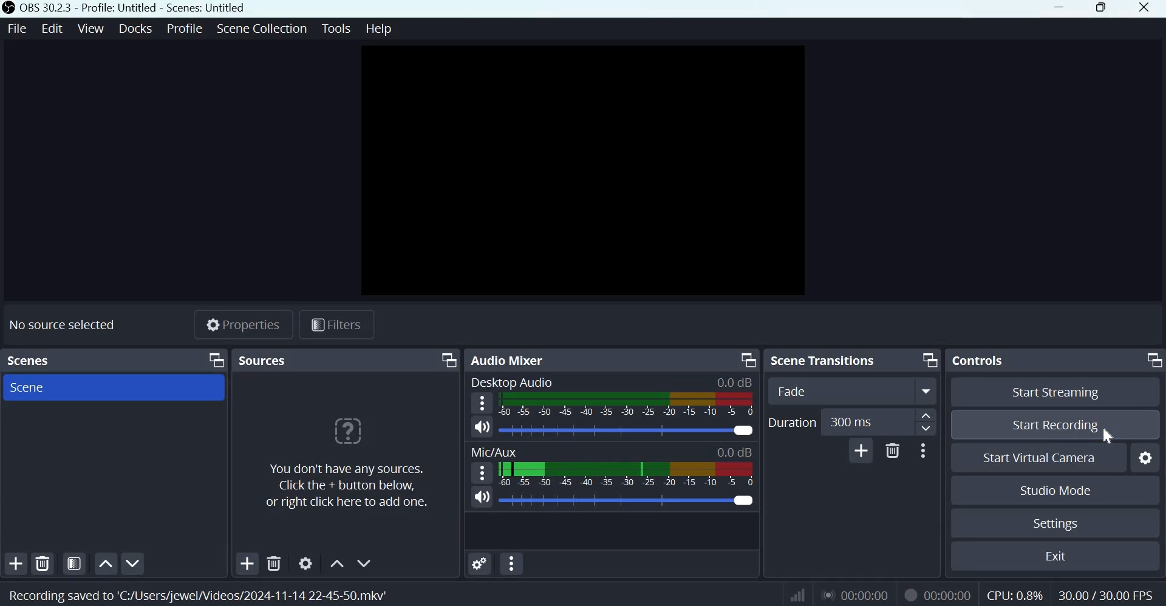 The image size is (1166, 606). Describe the element at coordinates (1055, 490) in the screenshot. I see `Studio mode` at that location.